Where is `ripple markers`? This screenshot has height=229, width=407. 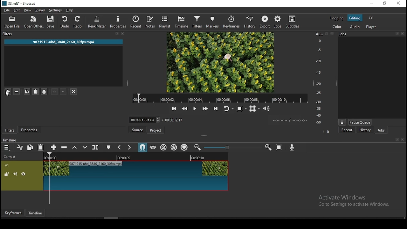
ripple markers is located at coordinates (184, 148).